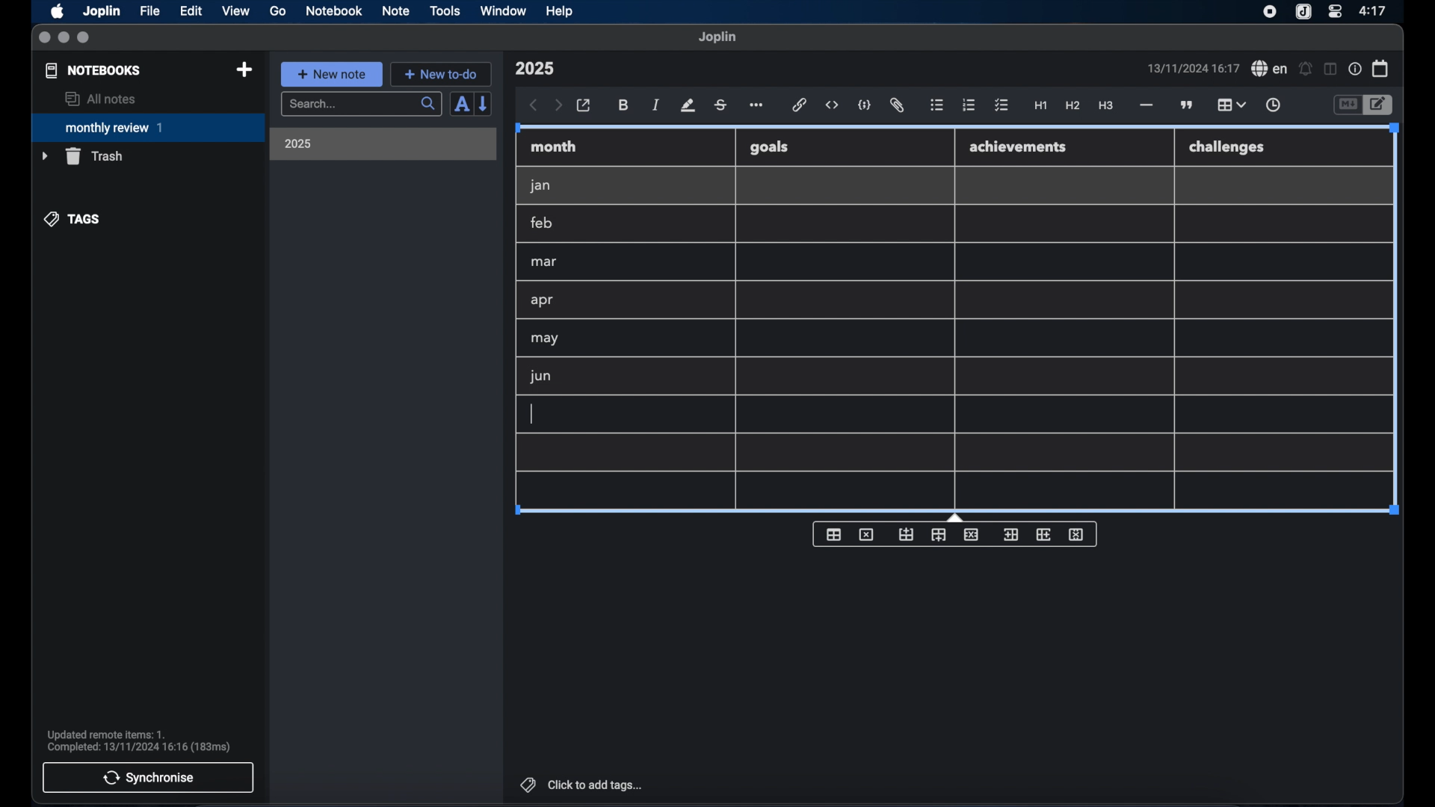 The image size is (1435, 807). I want to click on new notebook, so click(244, 70).